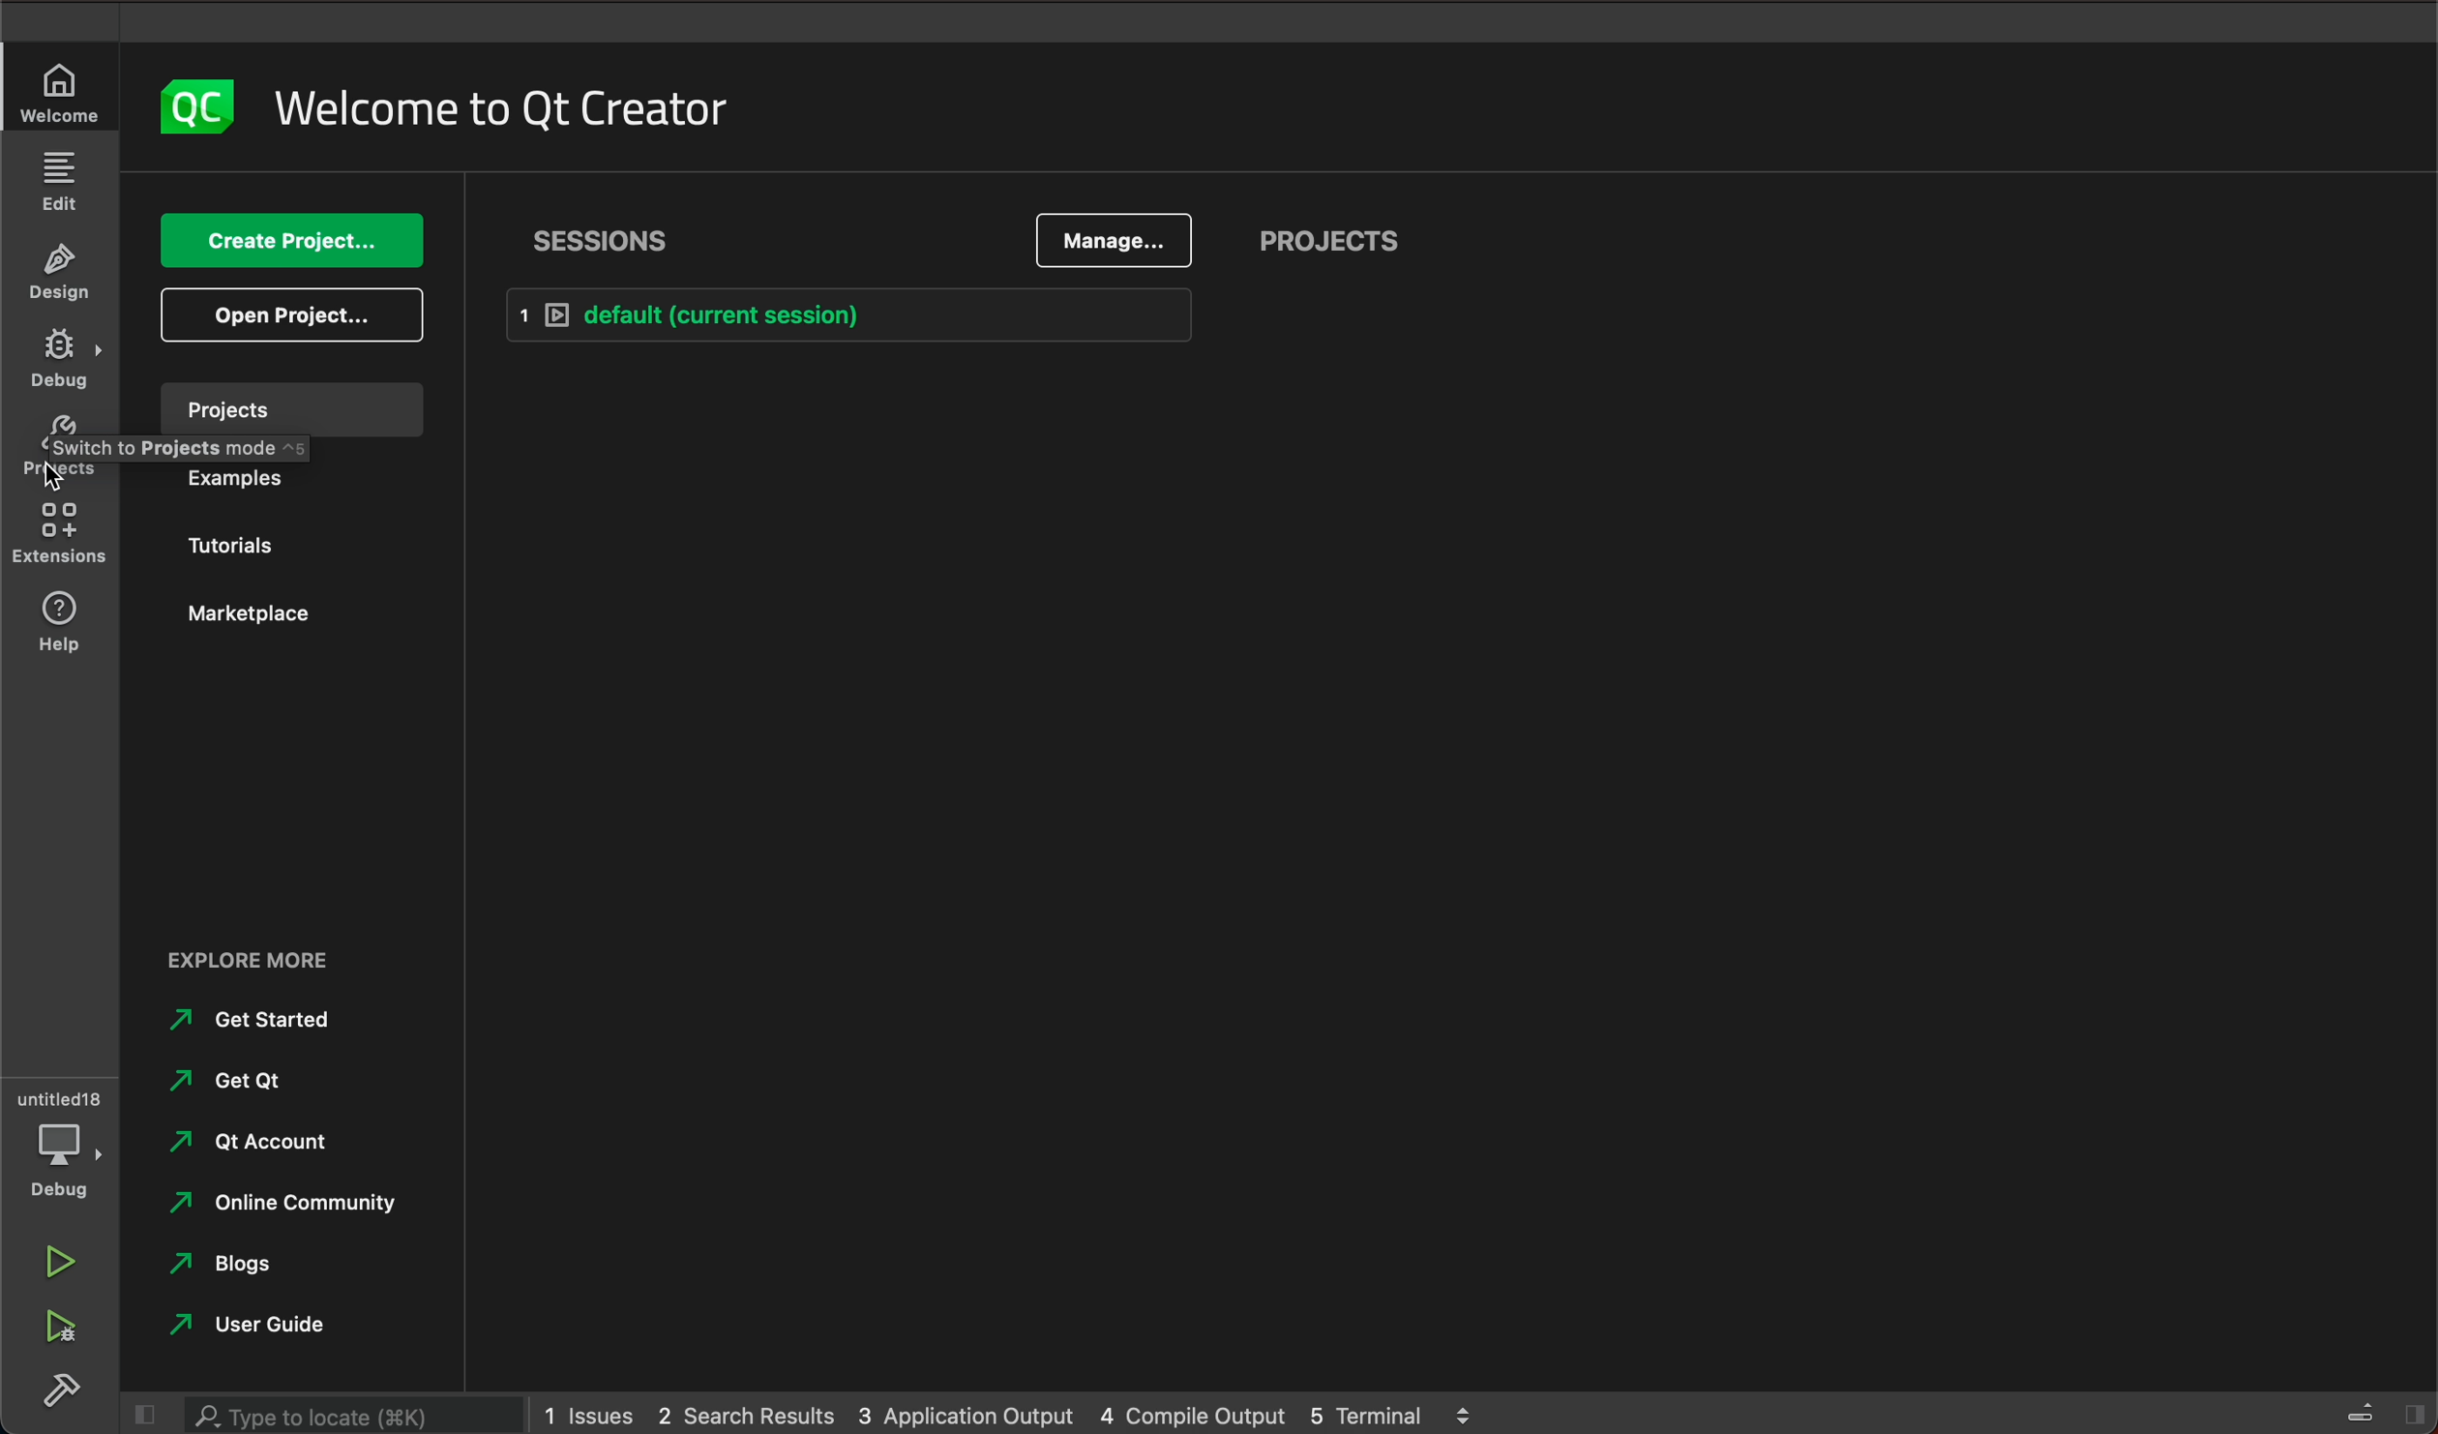 This screenshot has width=2438, height=1434. Describe the element at coordinates (299, 236) in the screenshot. I see `create project` at that location.